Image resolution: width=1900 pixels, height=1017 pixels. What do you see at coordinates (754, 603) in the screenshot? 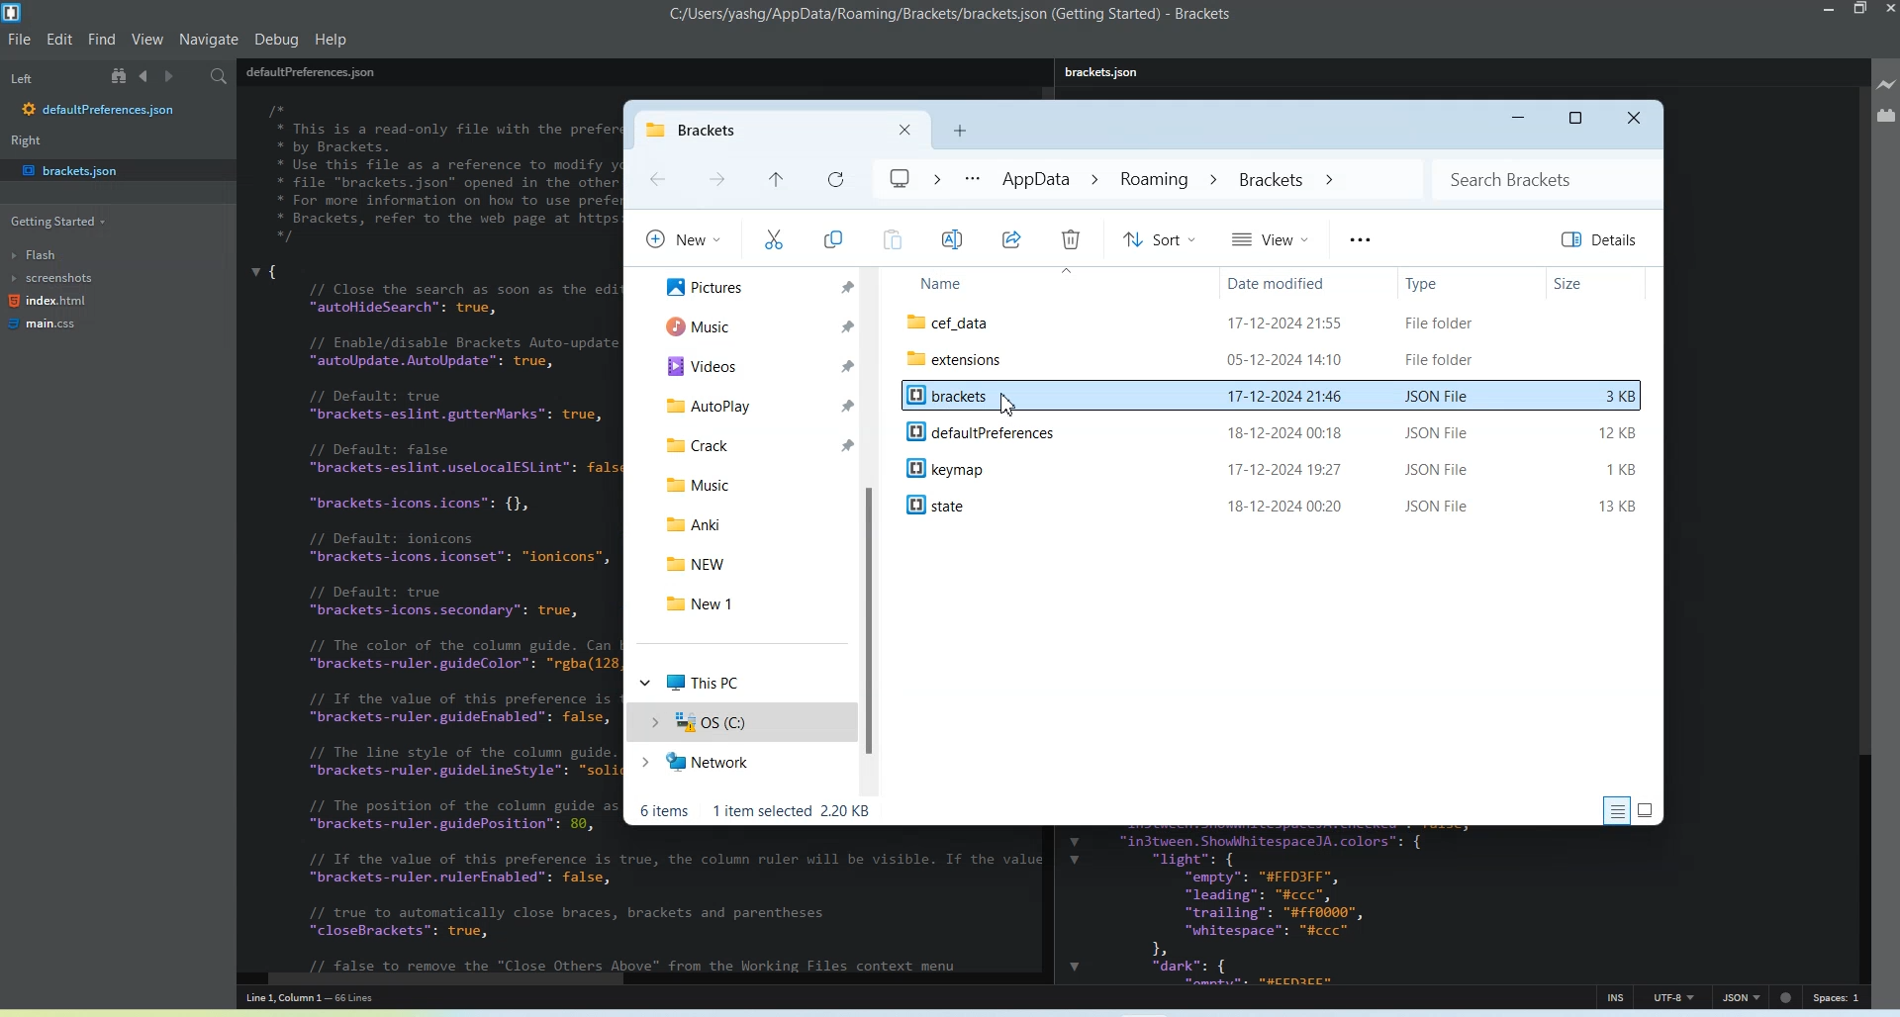
I see `New 1` at bounding box center [754, 603].